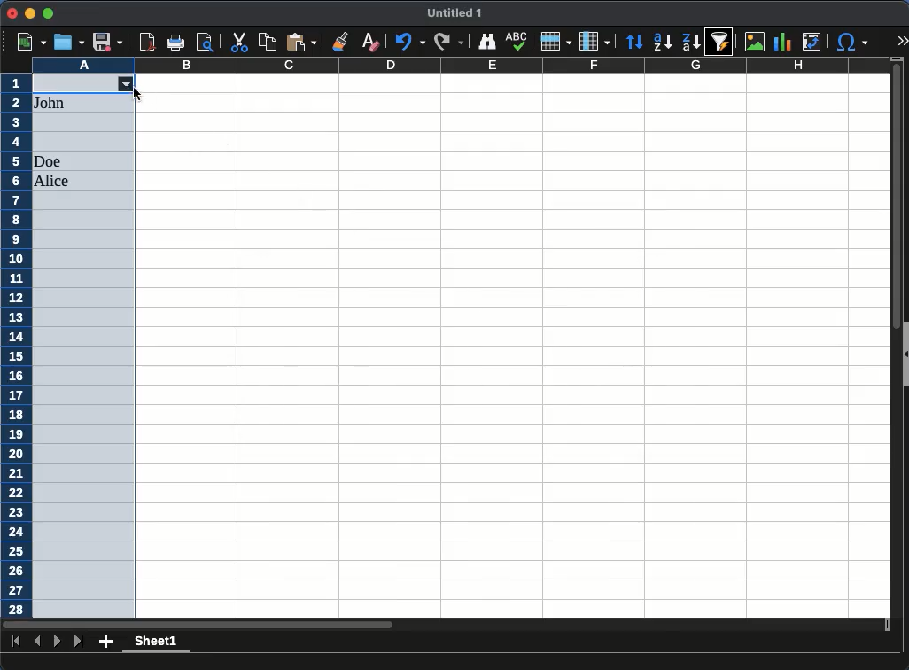 This screenshot has width=909, height=670. I want to click on special character, so click(851, 43).